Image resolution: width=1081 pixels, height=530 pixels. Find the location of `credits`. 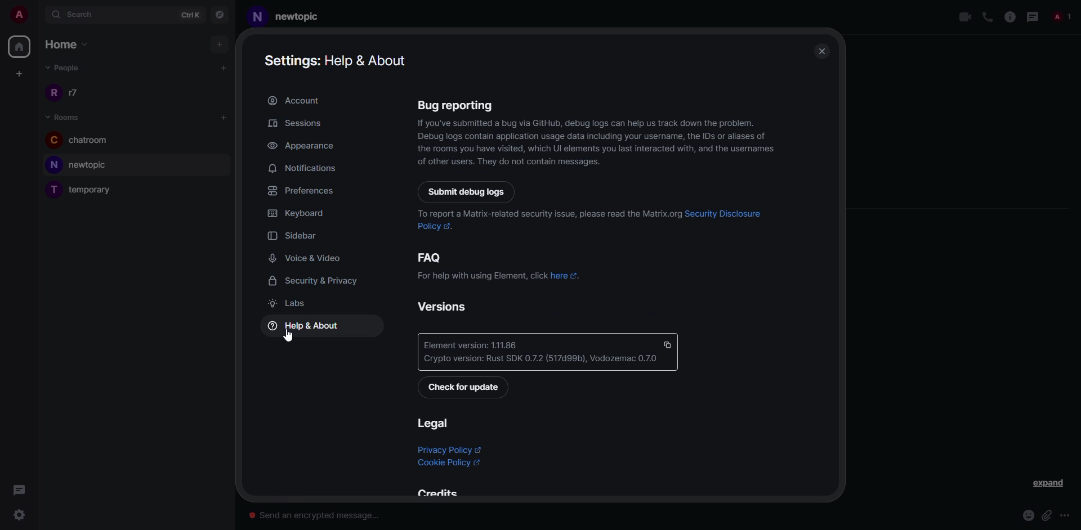

credits is located at coordinates (438, 491).